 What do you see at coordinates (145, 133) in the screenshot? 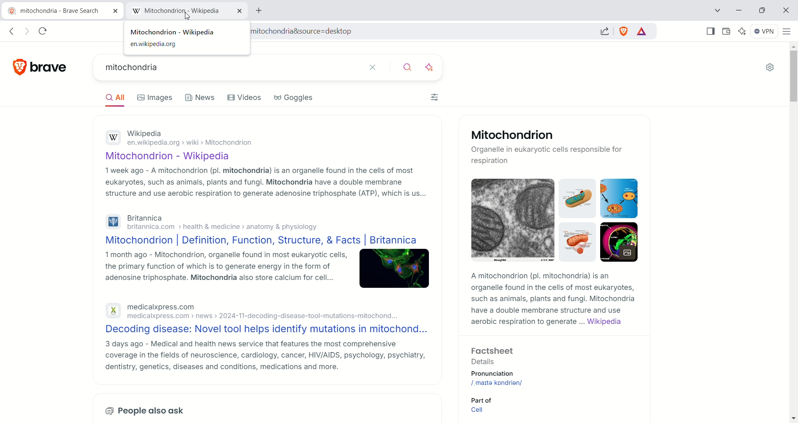
I see `Wikipedia` at bounding box center [145, 133].